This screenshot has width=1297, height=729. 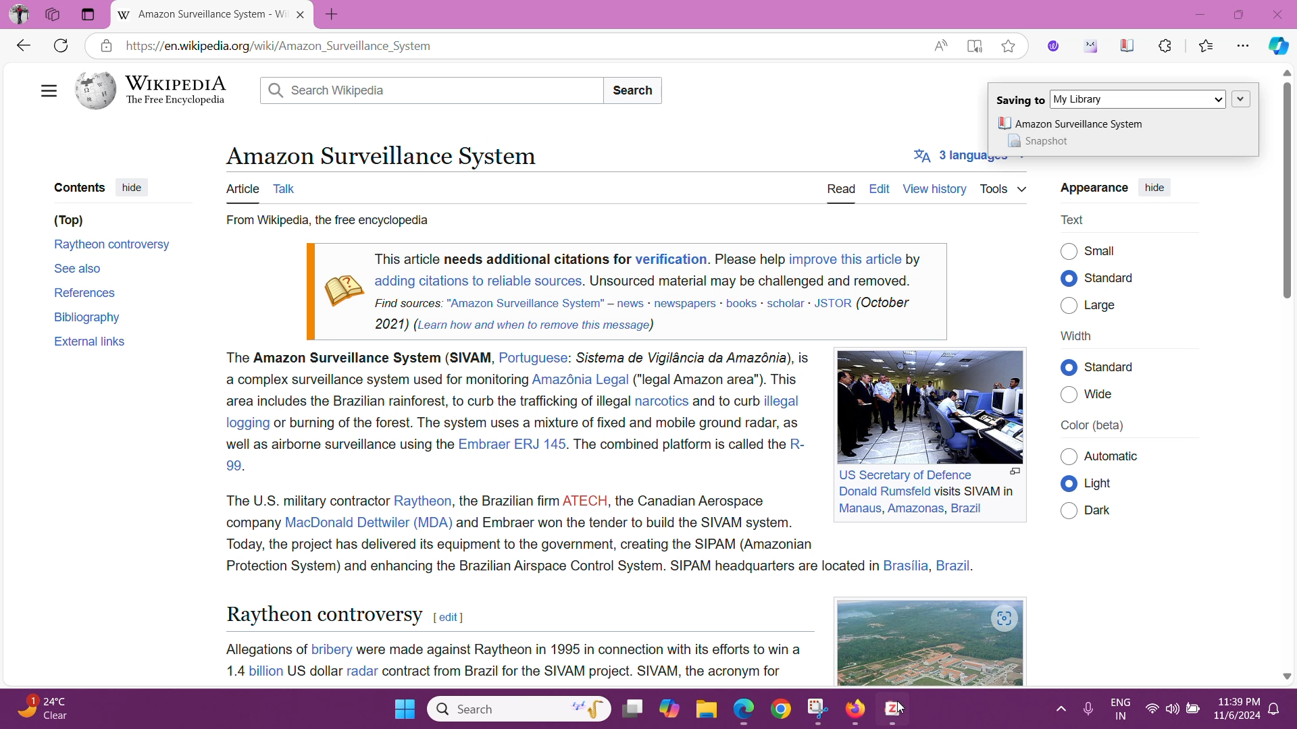 I want to click on Read, so click(x=843, y=189).